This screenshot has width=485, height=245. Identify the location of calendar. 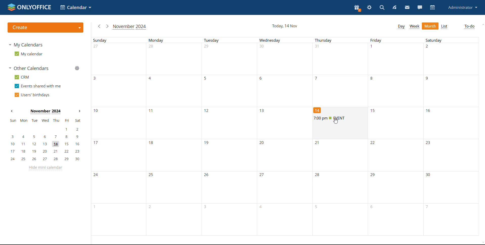
(432, 8).